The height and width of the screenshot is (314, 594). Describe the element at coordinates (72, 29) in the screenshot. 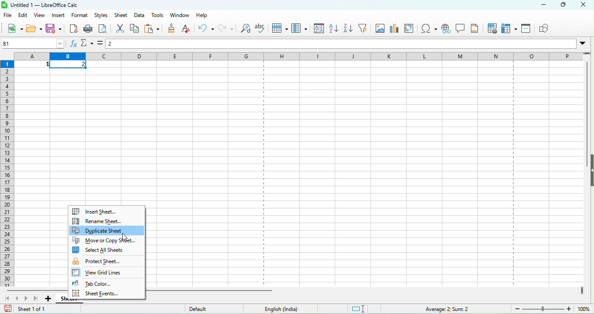

I see `export directly as pdf` at that location.